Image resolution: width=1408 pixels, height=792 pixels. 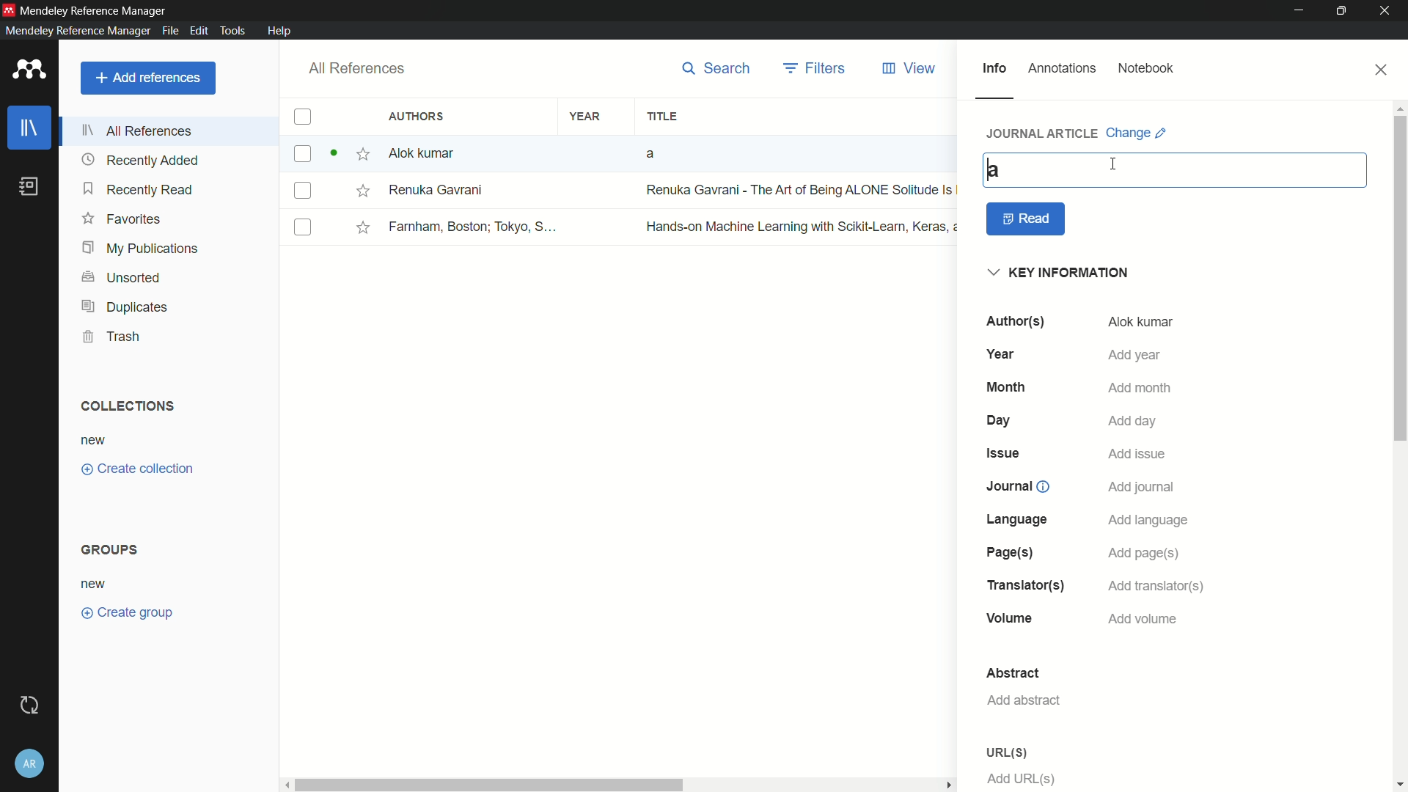 I want to click on book-1, so click(x=523, y=153).